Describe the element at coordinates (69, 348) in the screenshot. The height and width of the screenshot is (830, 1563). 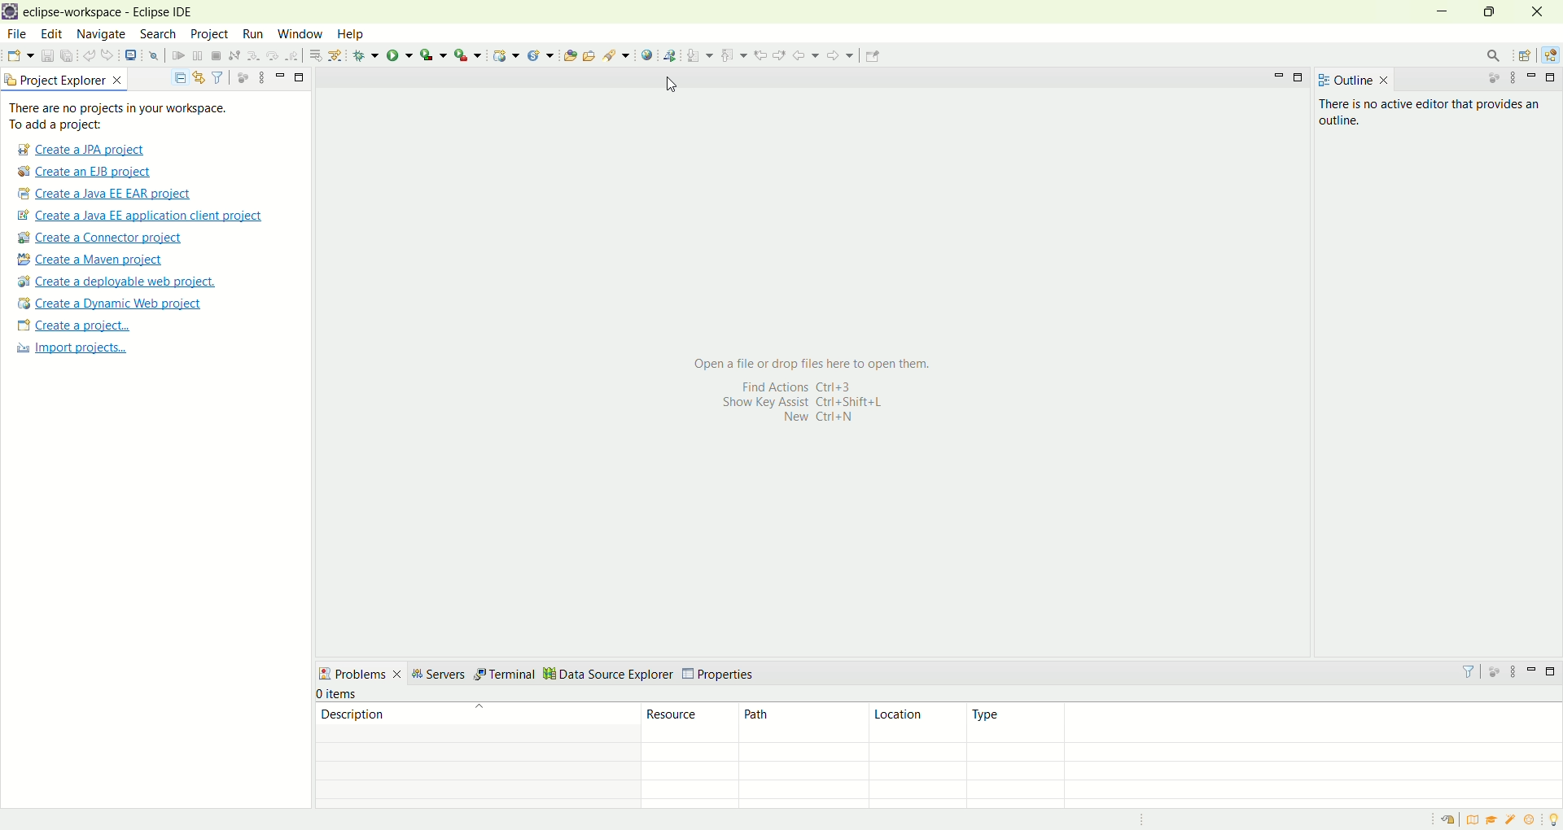
I see `import projects` at that location.